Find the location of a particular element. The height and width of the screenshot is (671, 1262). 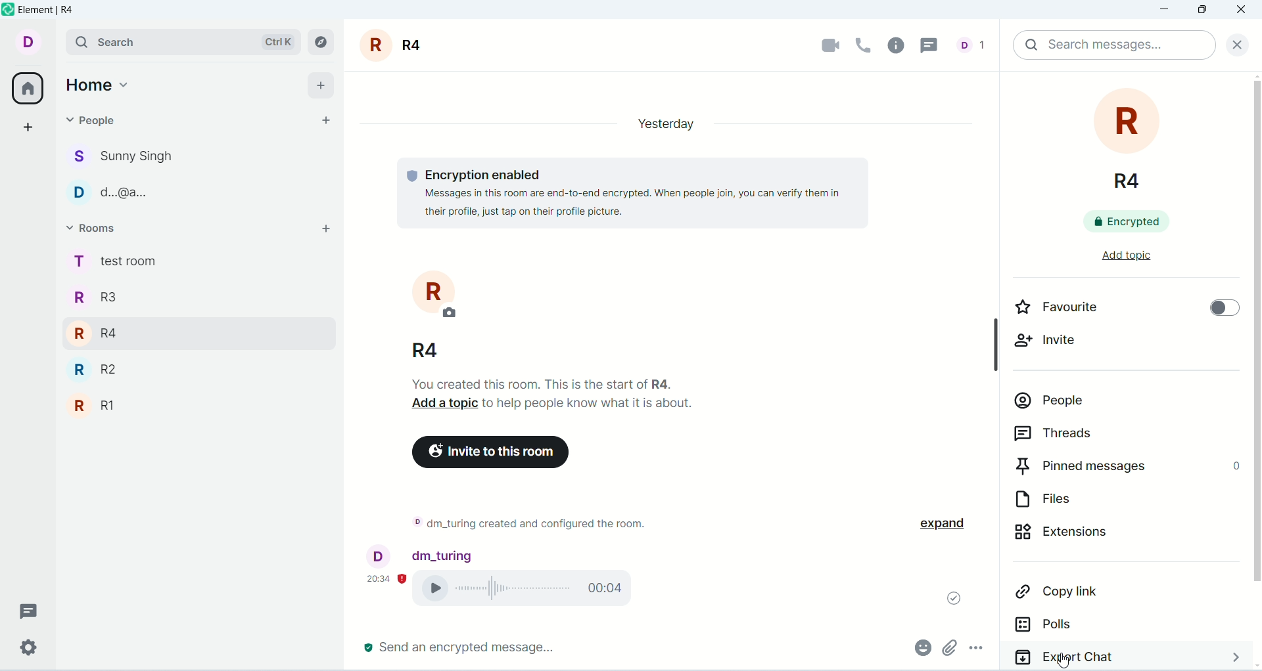

invite to room is located at coordinates (492, 452).